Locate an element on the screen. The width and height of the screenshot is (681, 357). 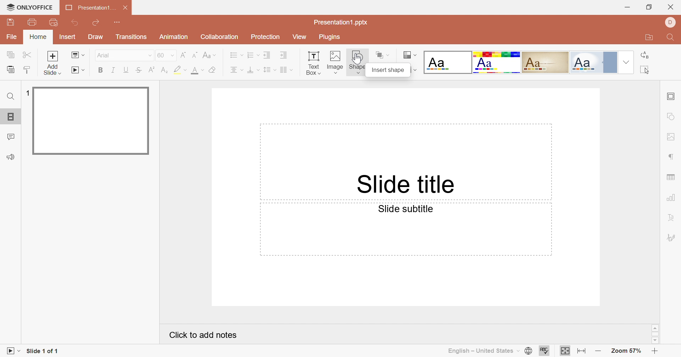
Insert is located at coordinates (67, 37).